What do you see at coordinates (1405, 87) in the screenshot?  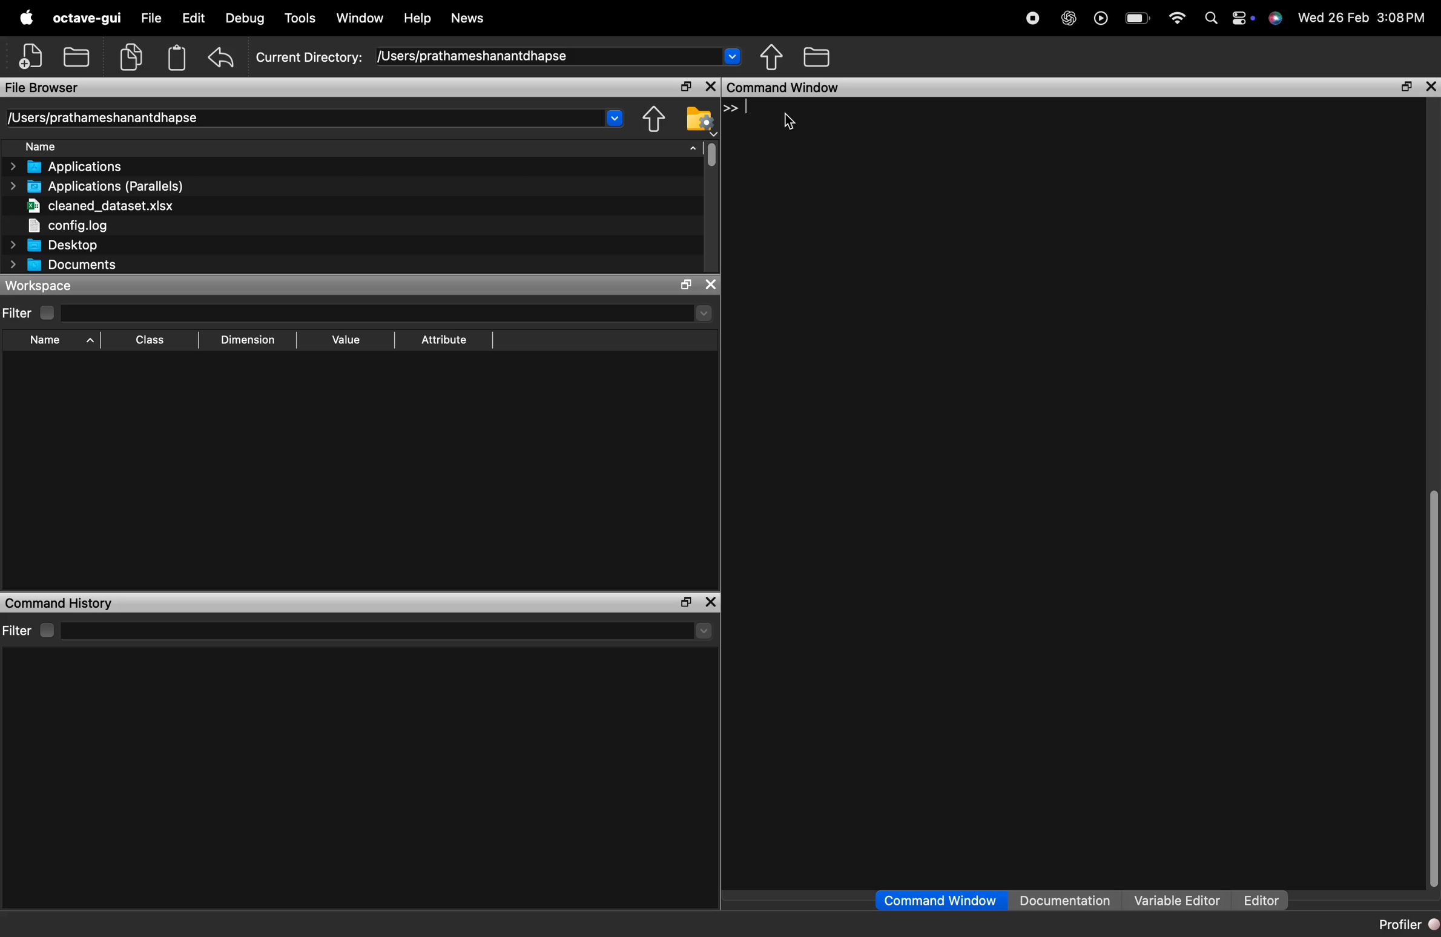 I see `maximize` at bounding box center [1405, 87].